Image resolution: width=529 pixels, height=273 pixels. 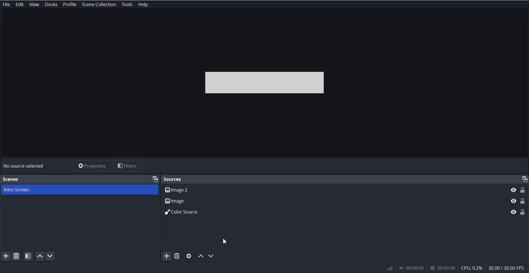 I want to click on No source selected, so click(x=24, y=166).